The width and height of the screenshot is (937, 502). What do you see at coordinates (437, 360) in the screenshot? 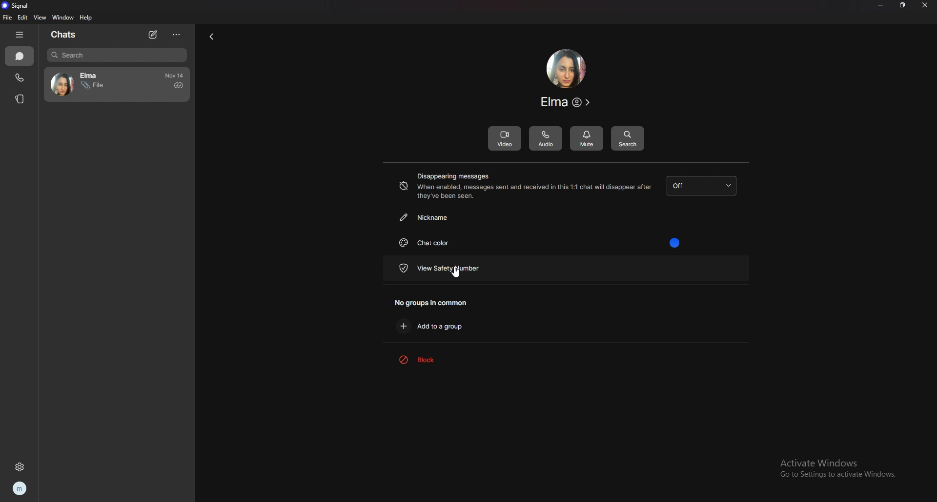
I see `block` at bounding box center [437, 360].